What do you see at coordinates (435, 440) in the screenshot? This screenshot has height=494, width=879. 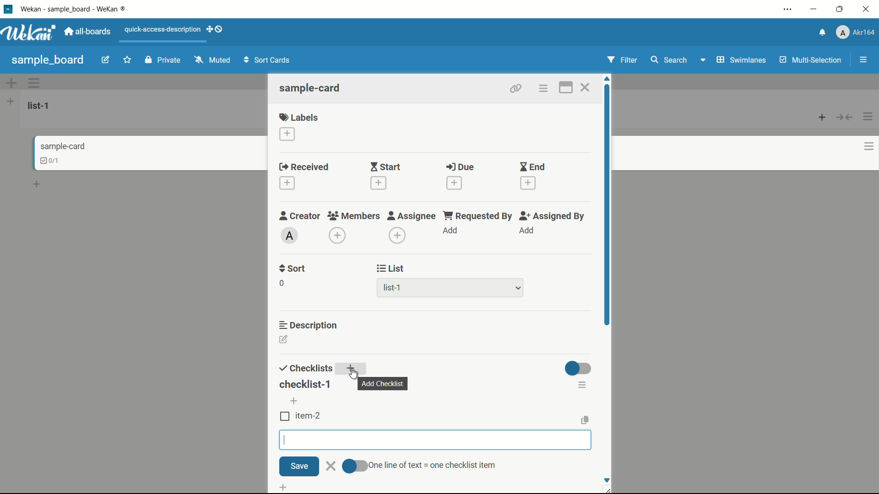 I see `item name input bar` at bounding box center [435, 440].